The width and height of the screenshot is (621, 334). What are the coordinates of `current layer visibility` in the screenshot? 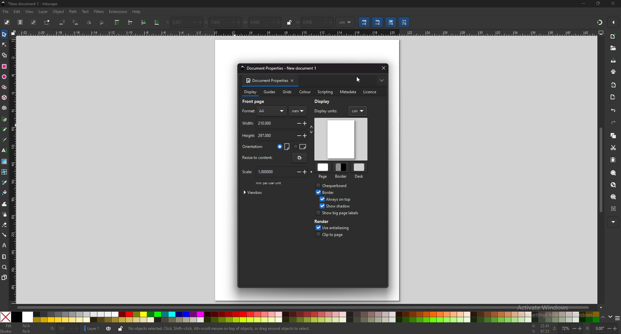 It's located at (108, 329).